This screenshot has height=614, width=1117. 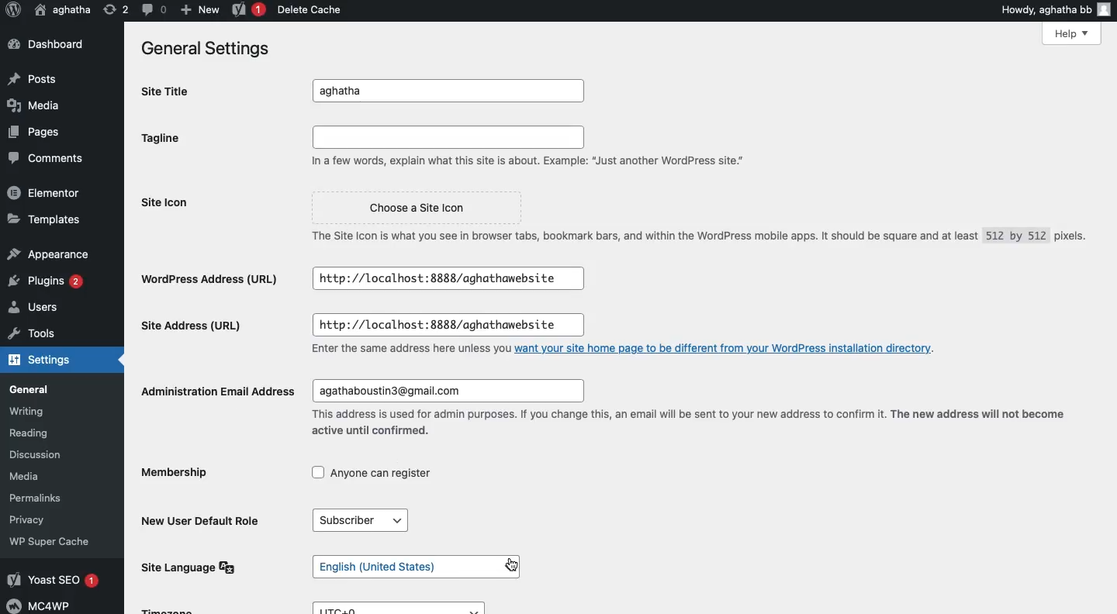 I want to click on Tools, so click(x=29, y=334).